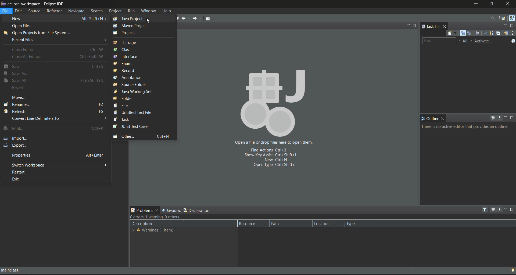 The width and height of the screenshot is (516, 275). I want to click on task, so click(127, 119).